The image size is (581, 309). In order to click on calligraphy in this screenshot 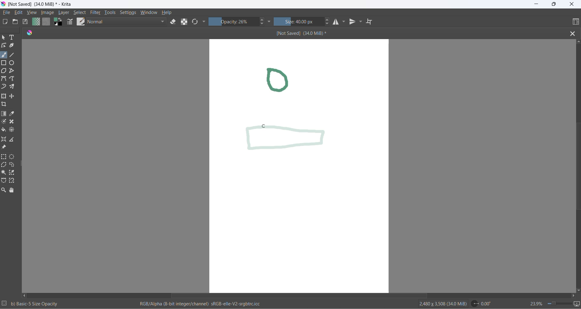, I will do `click(14, 46)`.